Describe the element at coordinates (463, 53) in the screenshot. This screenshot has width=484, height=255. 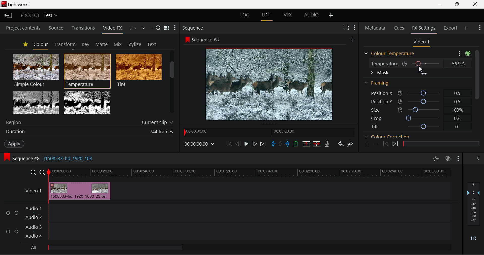
I see `Show Settings` at that location.